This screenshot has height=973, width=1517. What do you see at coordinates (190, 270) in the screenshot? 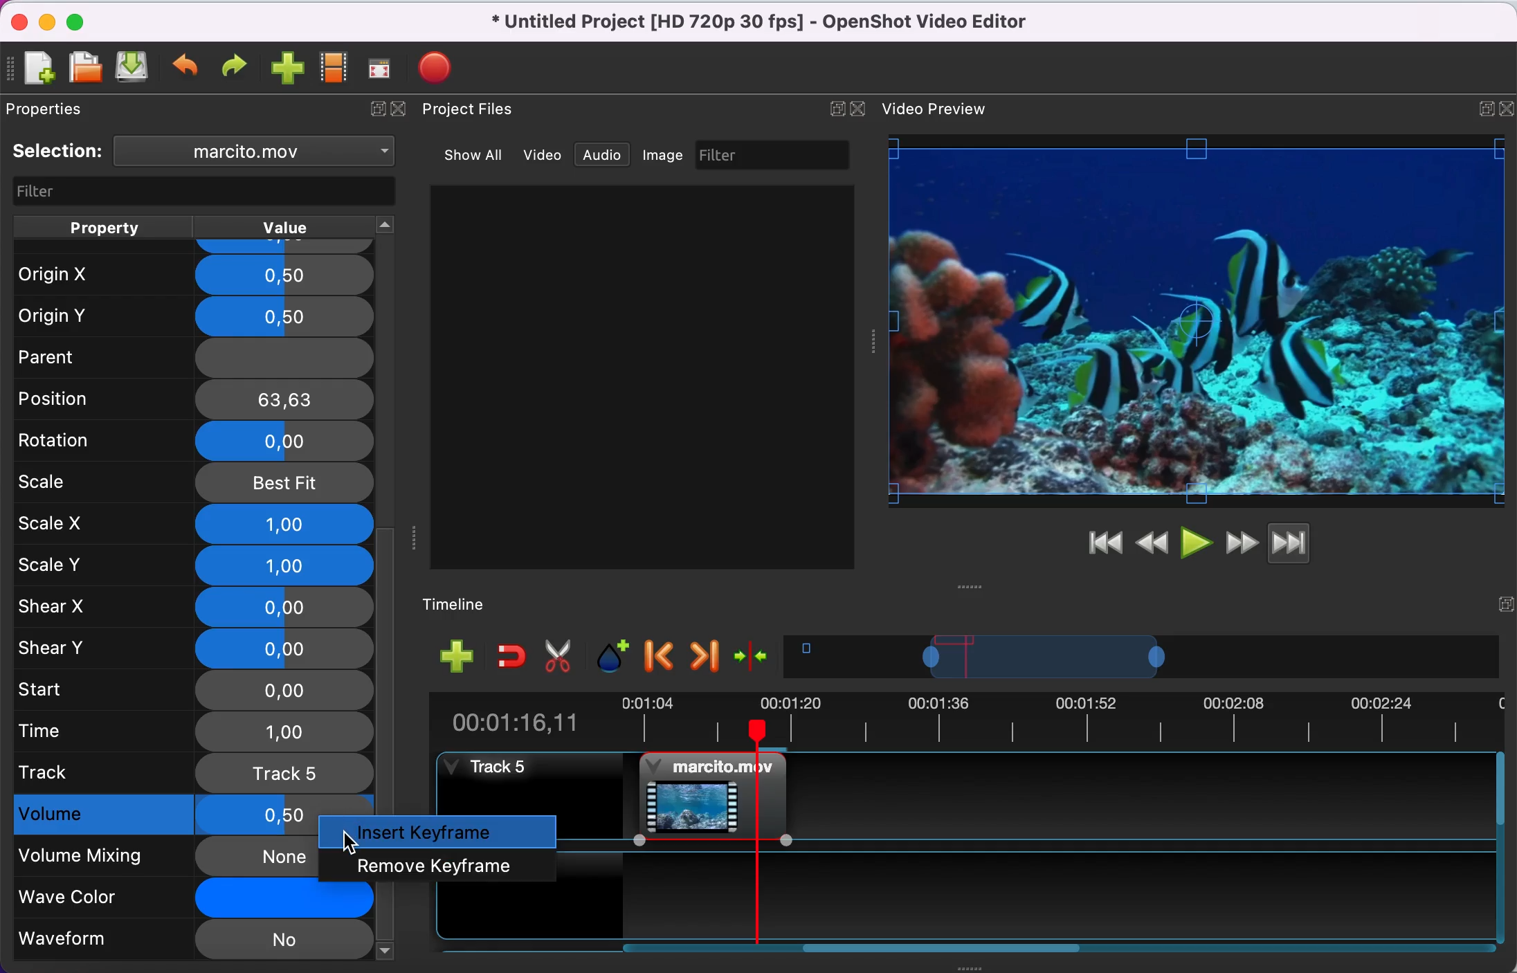
I see `origin x` at bounding box center [190, 270].